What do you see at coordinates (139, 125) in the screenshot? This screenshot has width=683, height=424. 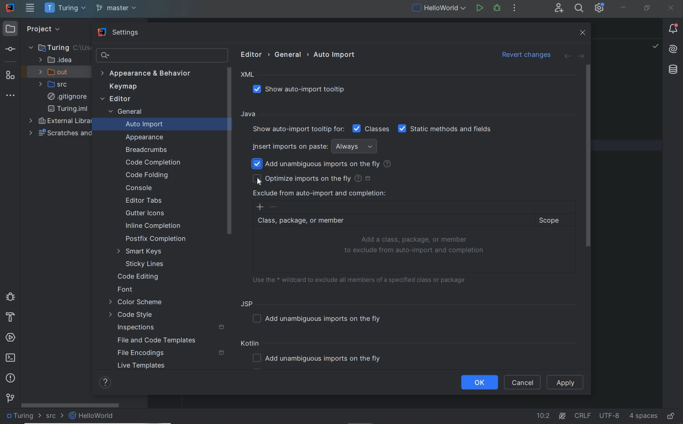 I see `AUTO IMPORT` at bounding box center [139, 125].